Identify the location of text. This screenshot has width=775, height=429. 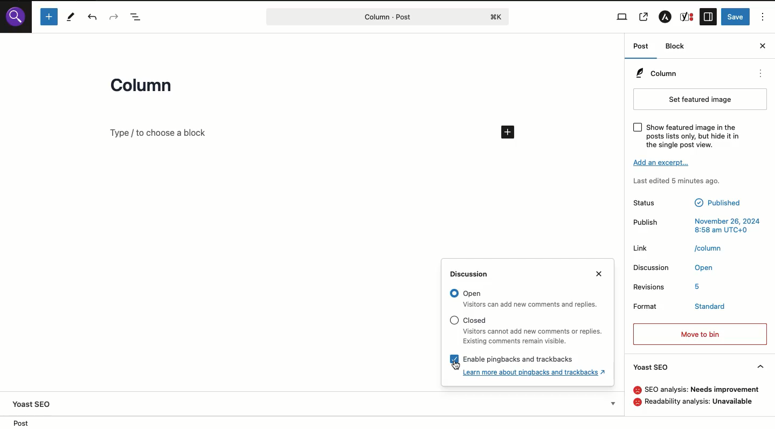
(693, 135).